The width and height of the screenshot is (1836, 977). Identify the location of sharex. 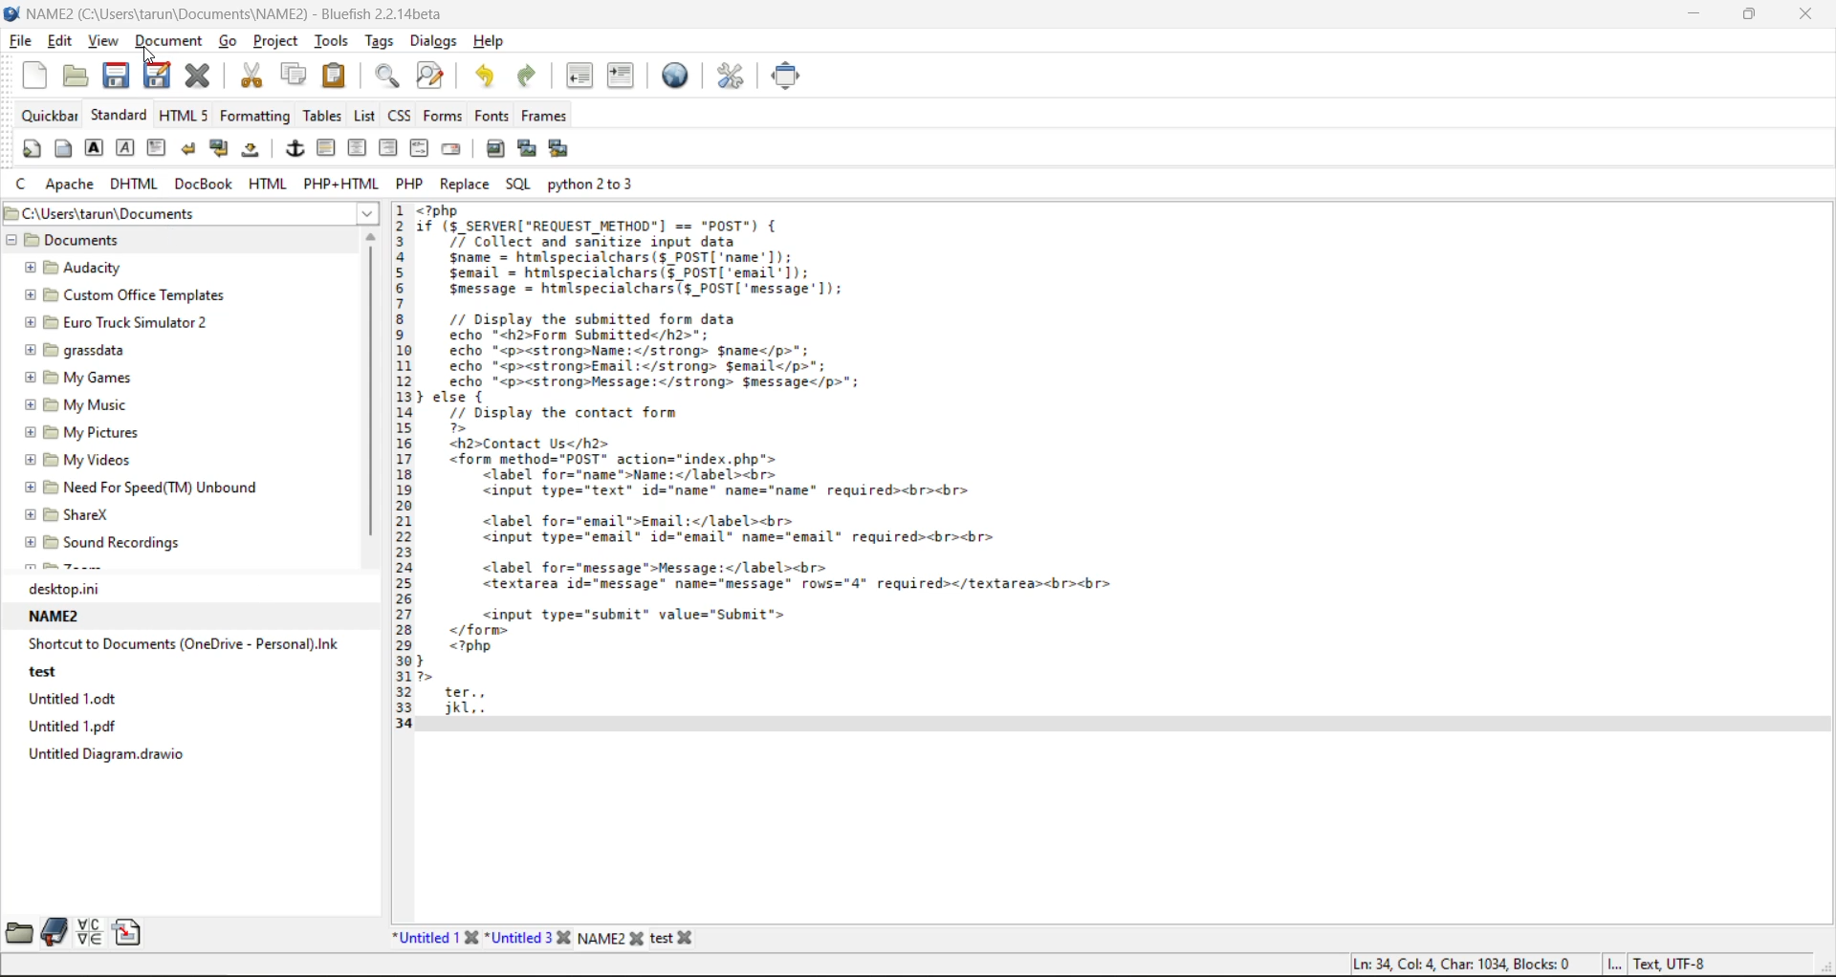
(68, 513).